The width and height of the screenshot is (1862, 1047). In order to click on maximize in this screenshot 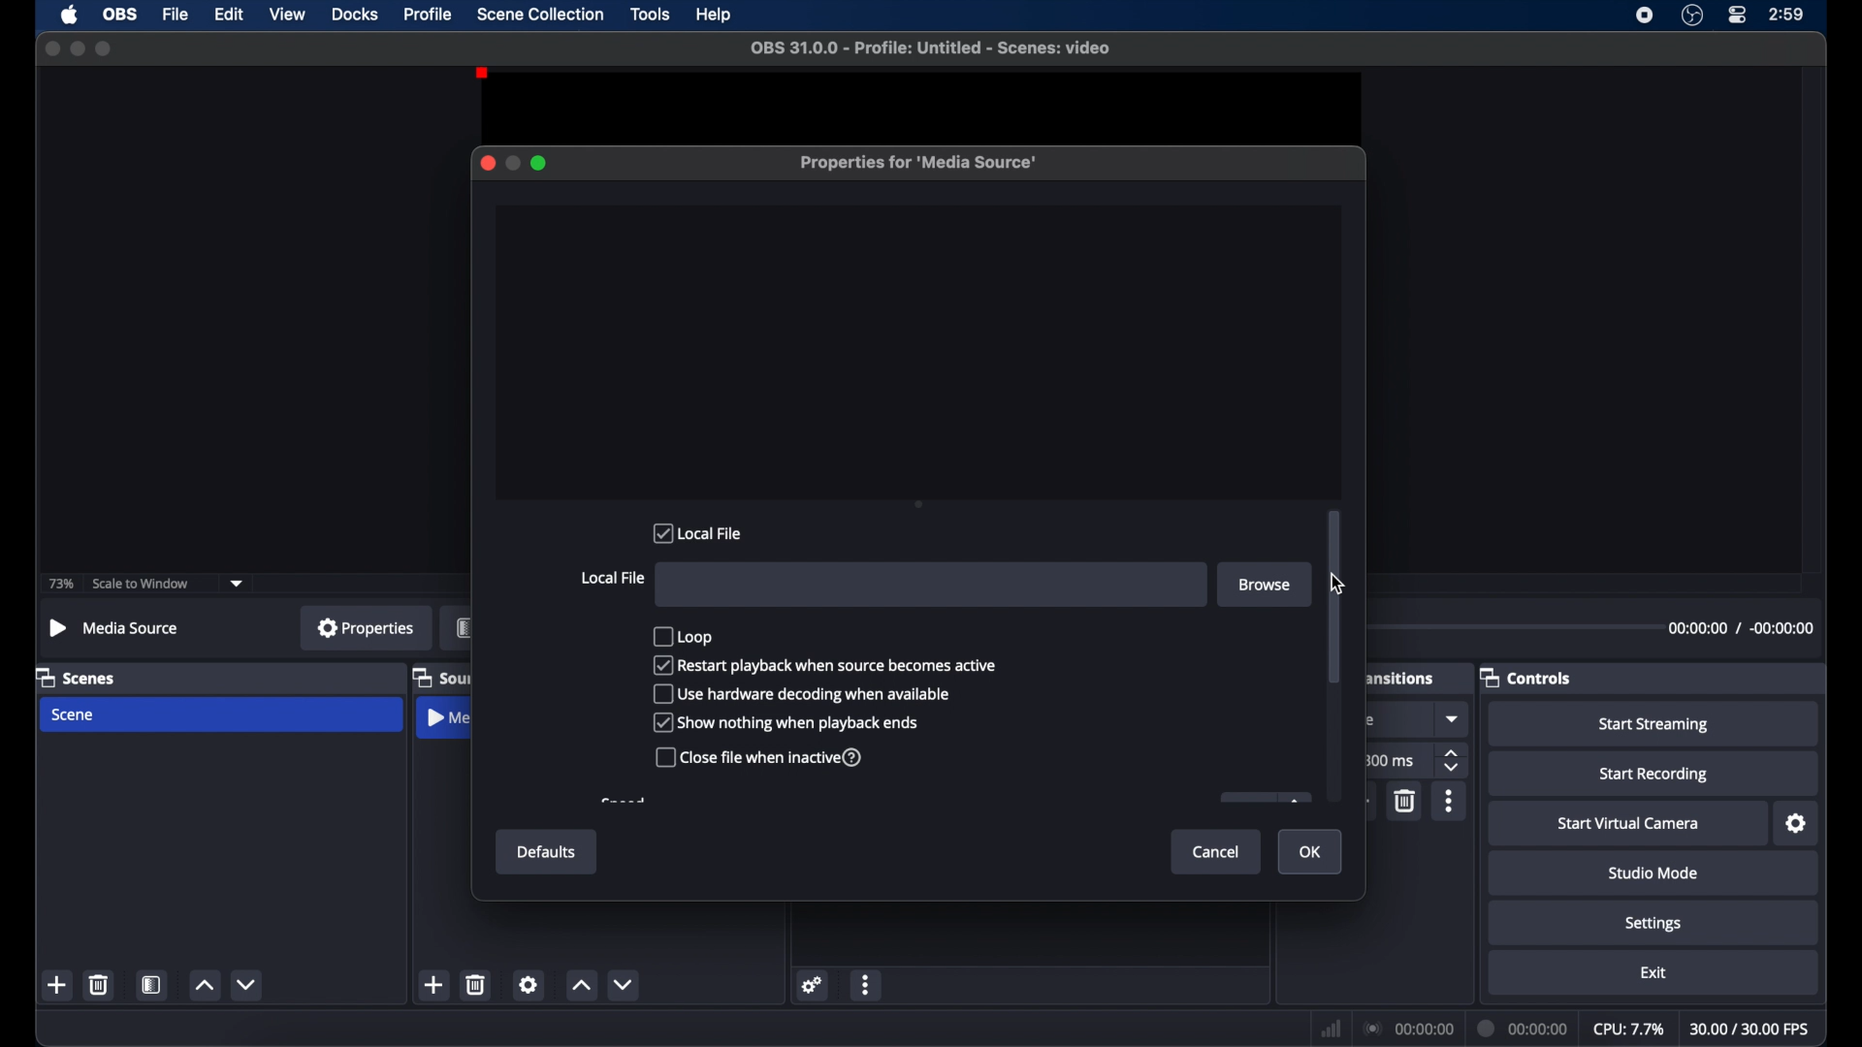, I will do `click(539, 163)`.